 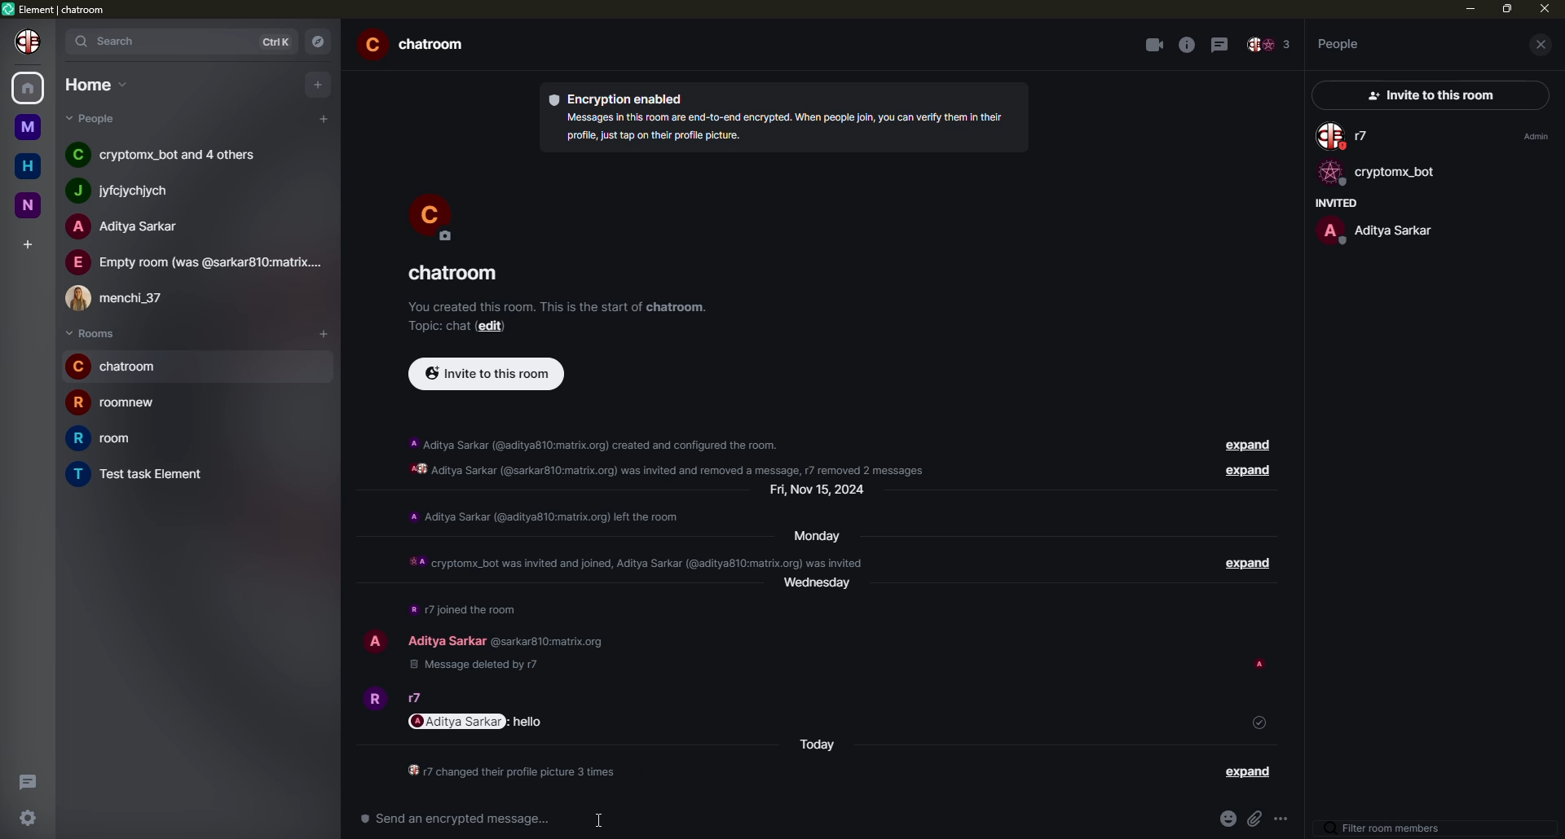 I want to click on message, so click(x=529, y=722).